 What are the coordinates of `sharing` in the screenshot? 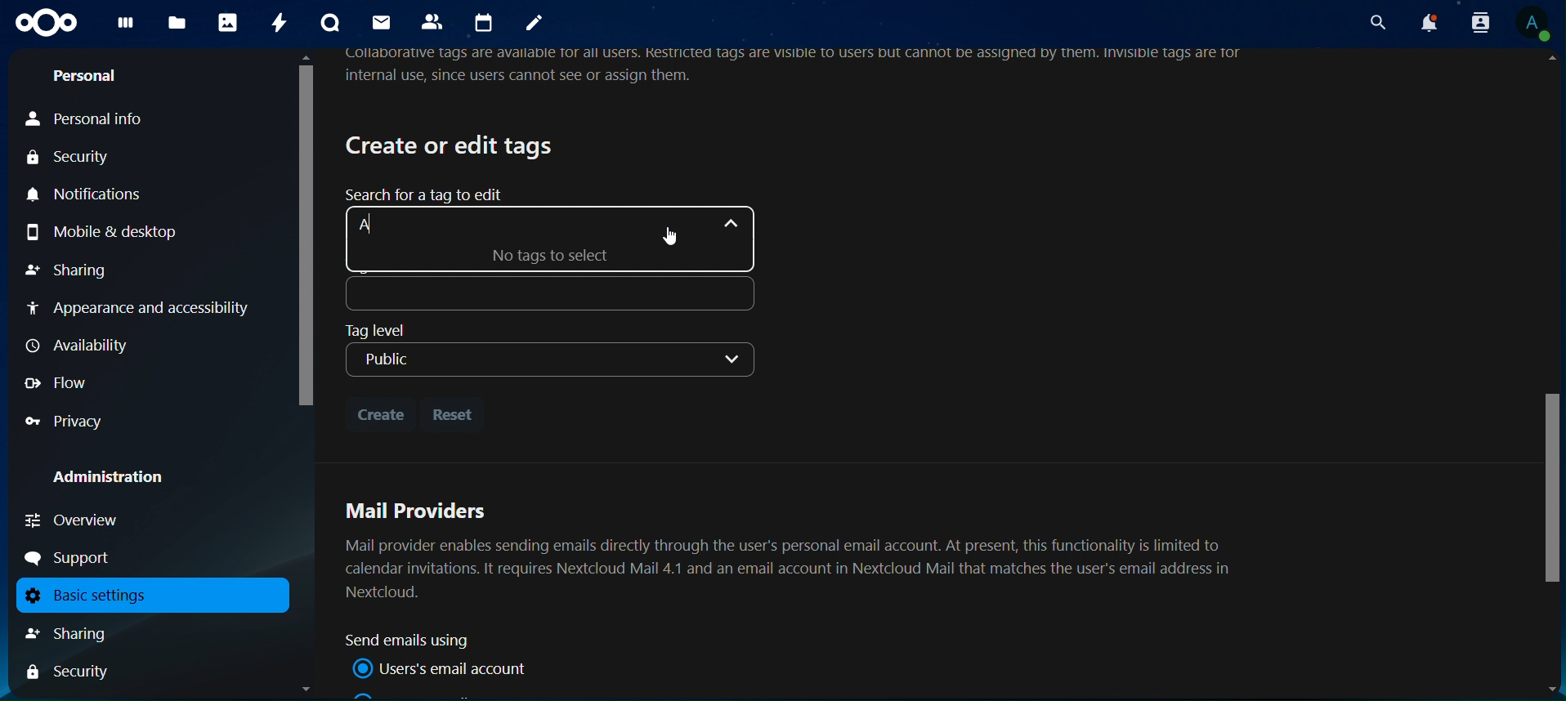 It's located at (69, 269).